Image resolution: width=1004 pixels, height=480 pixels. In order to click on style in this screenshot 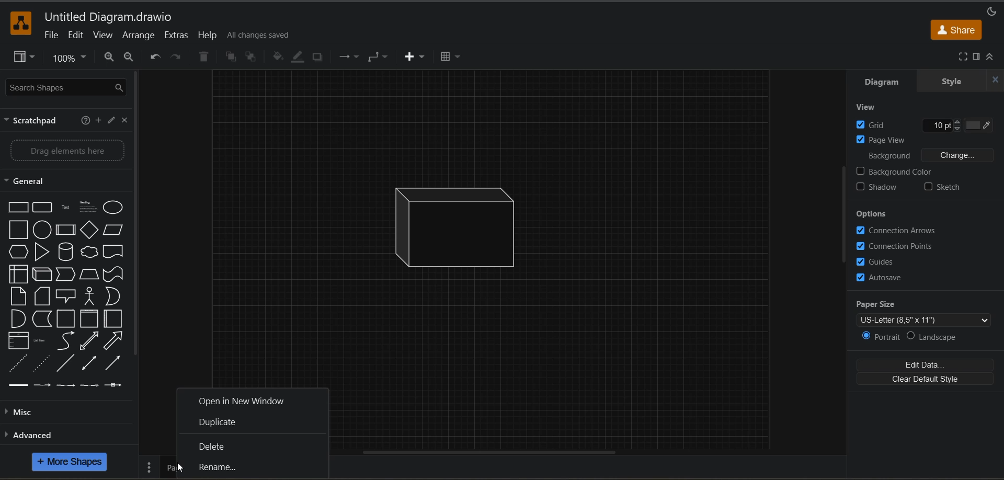, I will do `click(950, 82)`.